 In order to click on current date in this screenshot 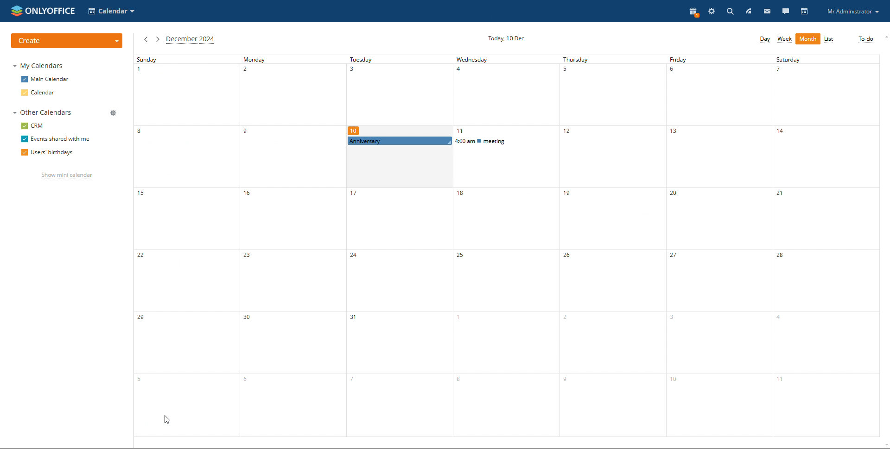, I will do `click(508, 37)`.